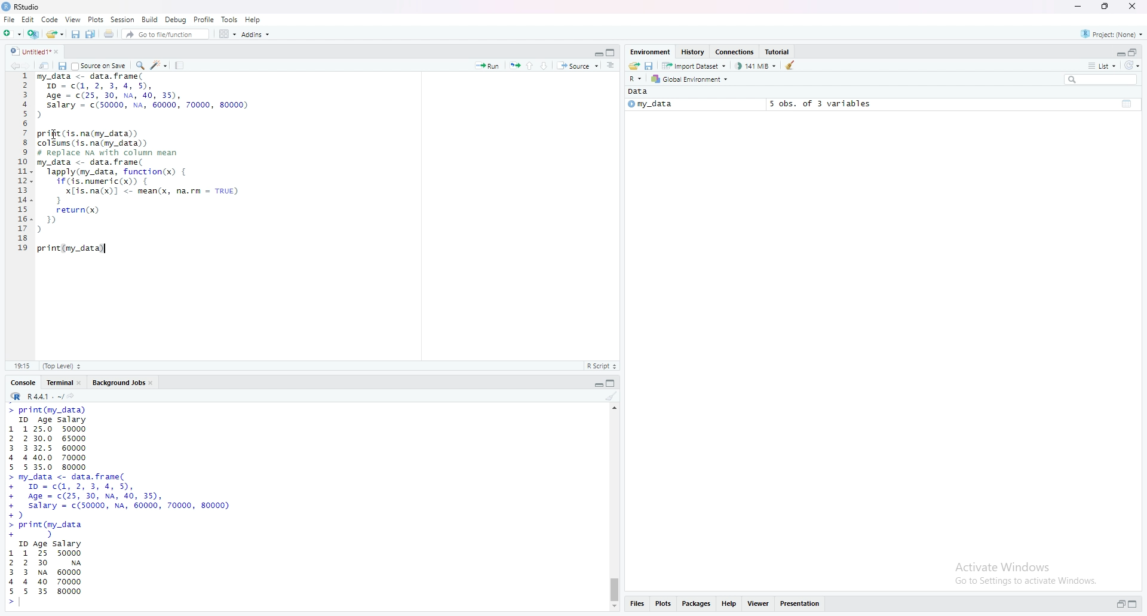 This screenshot has height=616, width=1147. I want to click on untitled1, so click(34, 51).